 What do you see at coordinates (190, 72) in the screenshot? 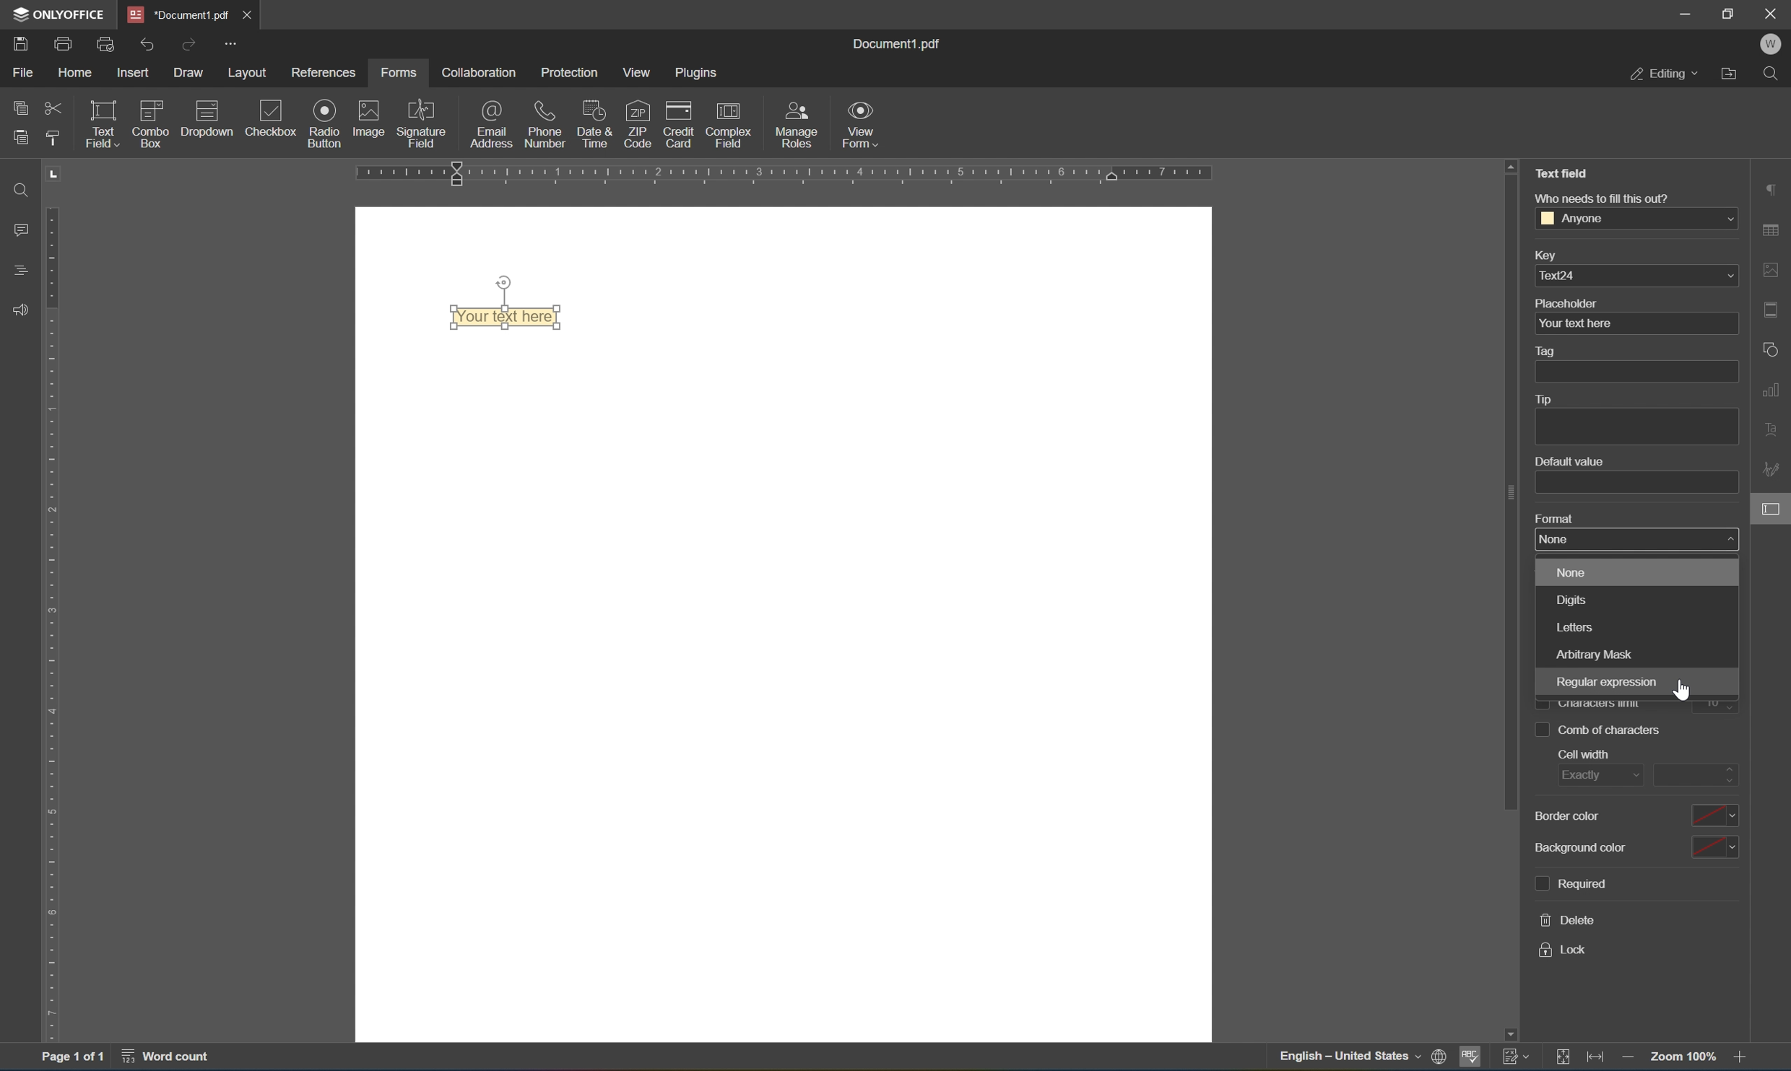
I see `draw` at bounding box center [190, 72].